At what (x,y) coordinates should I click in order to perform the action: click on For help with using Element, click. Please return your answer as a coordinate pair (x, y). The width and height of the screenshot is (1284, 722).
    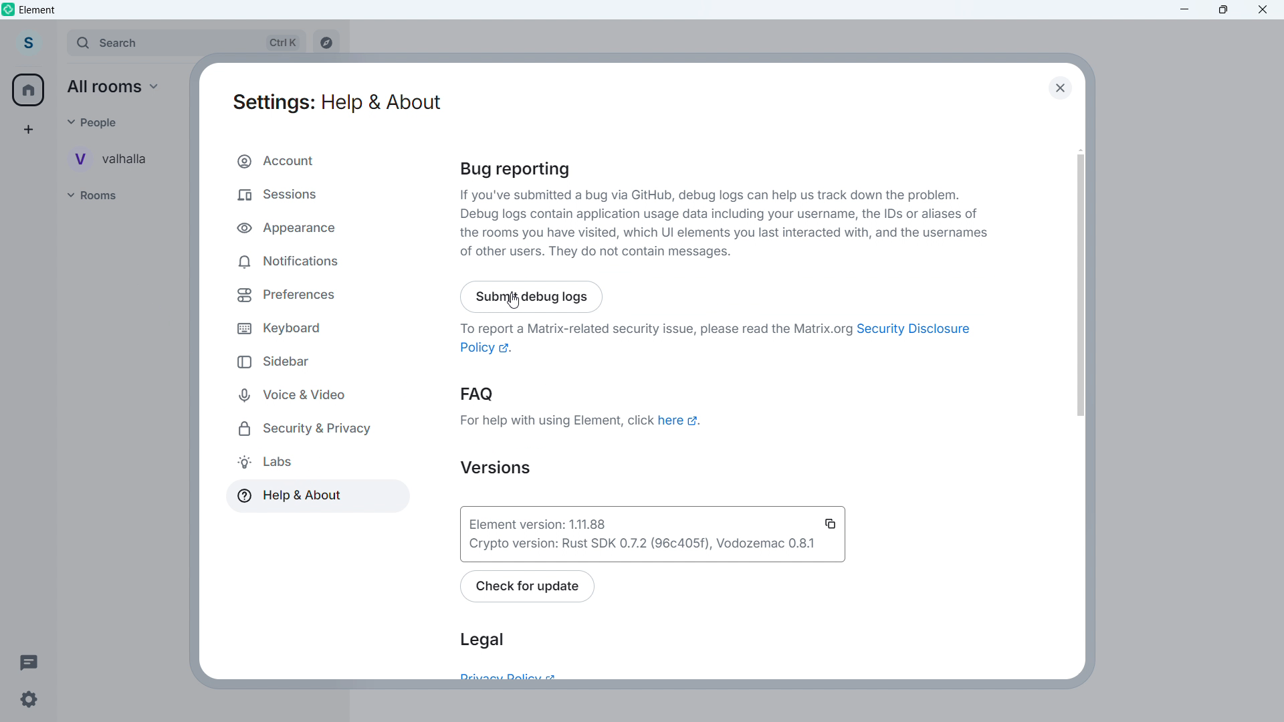
    Looking at the image, I should click on (556, 420).